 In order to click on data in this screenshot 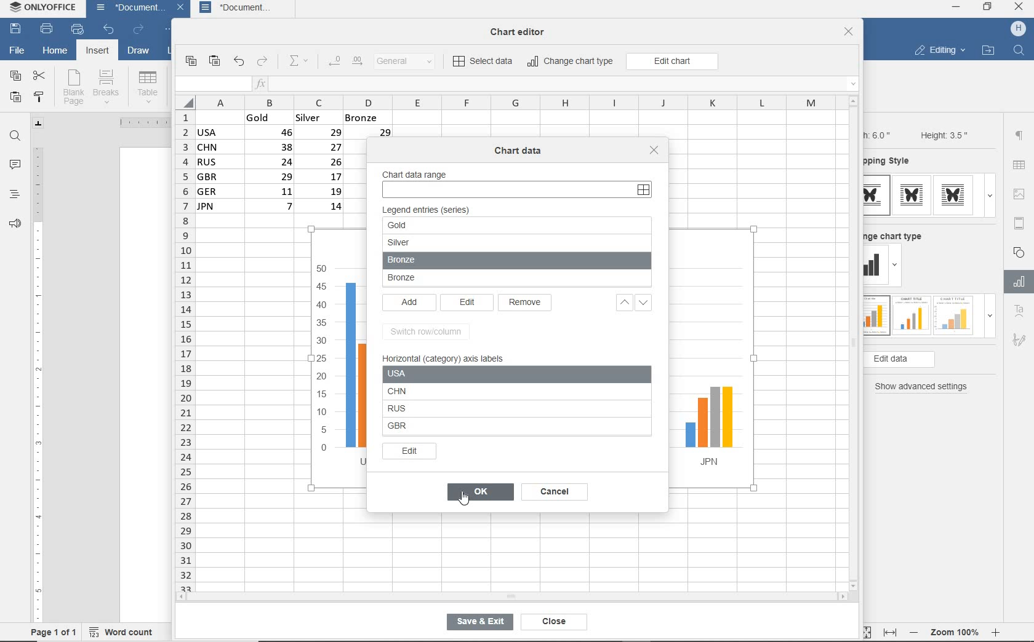, I will do `click(300, 165)`.